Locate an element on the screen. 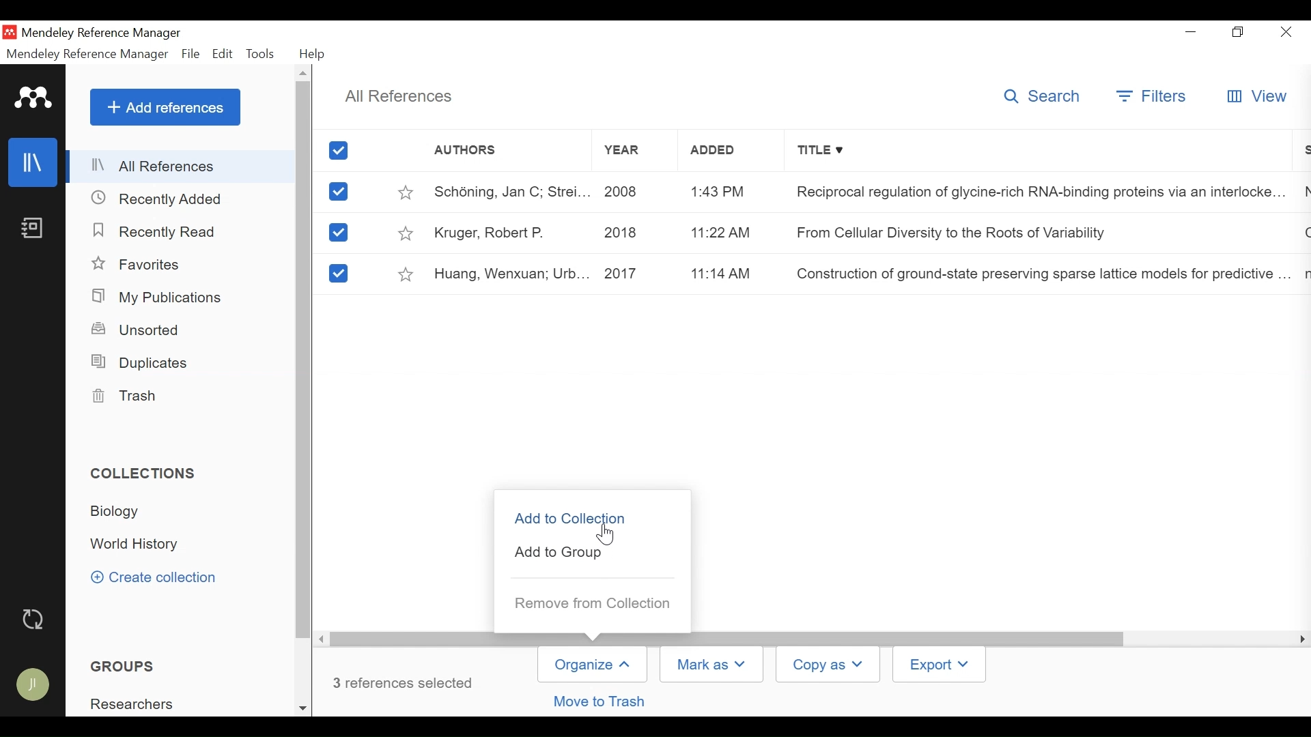 The height and width of the screenshot is (737, 1311). 11:22 AM is located at coordinates (720, 234).